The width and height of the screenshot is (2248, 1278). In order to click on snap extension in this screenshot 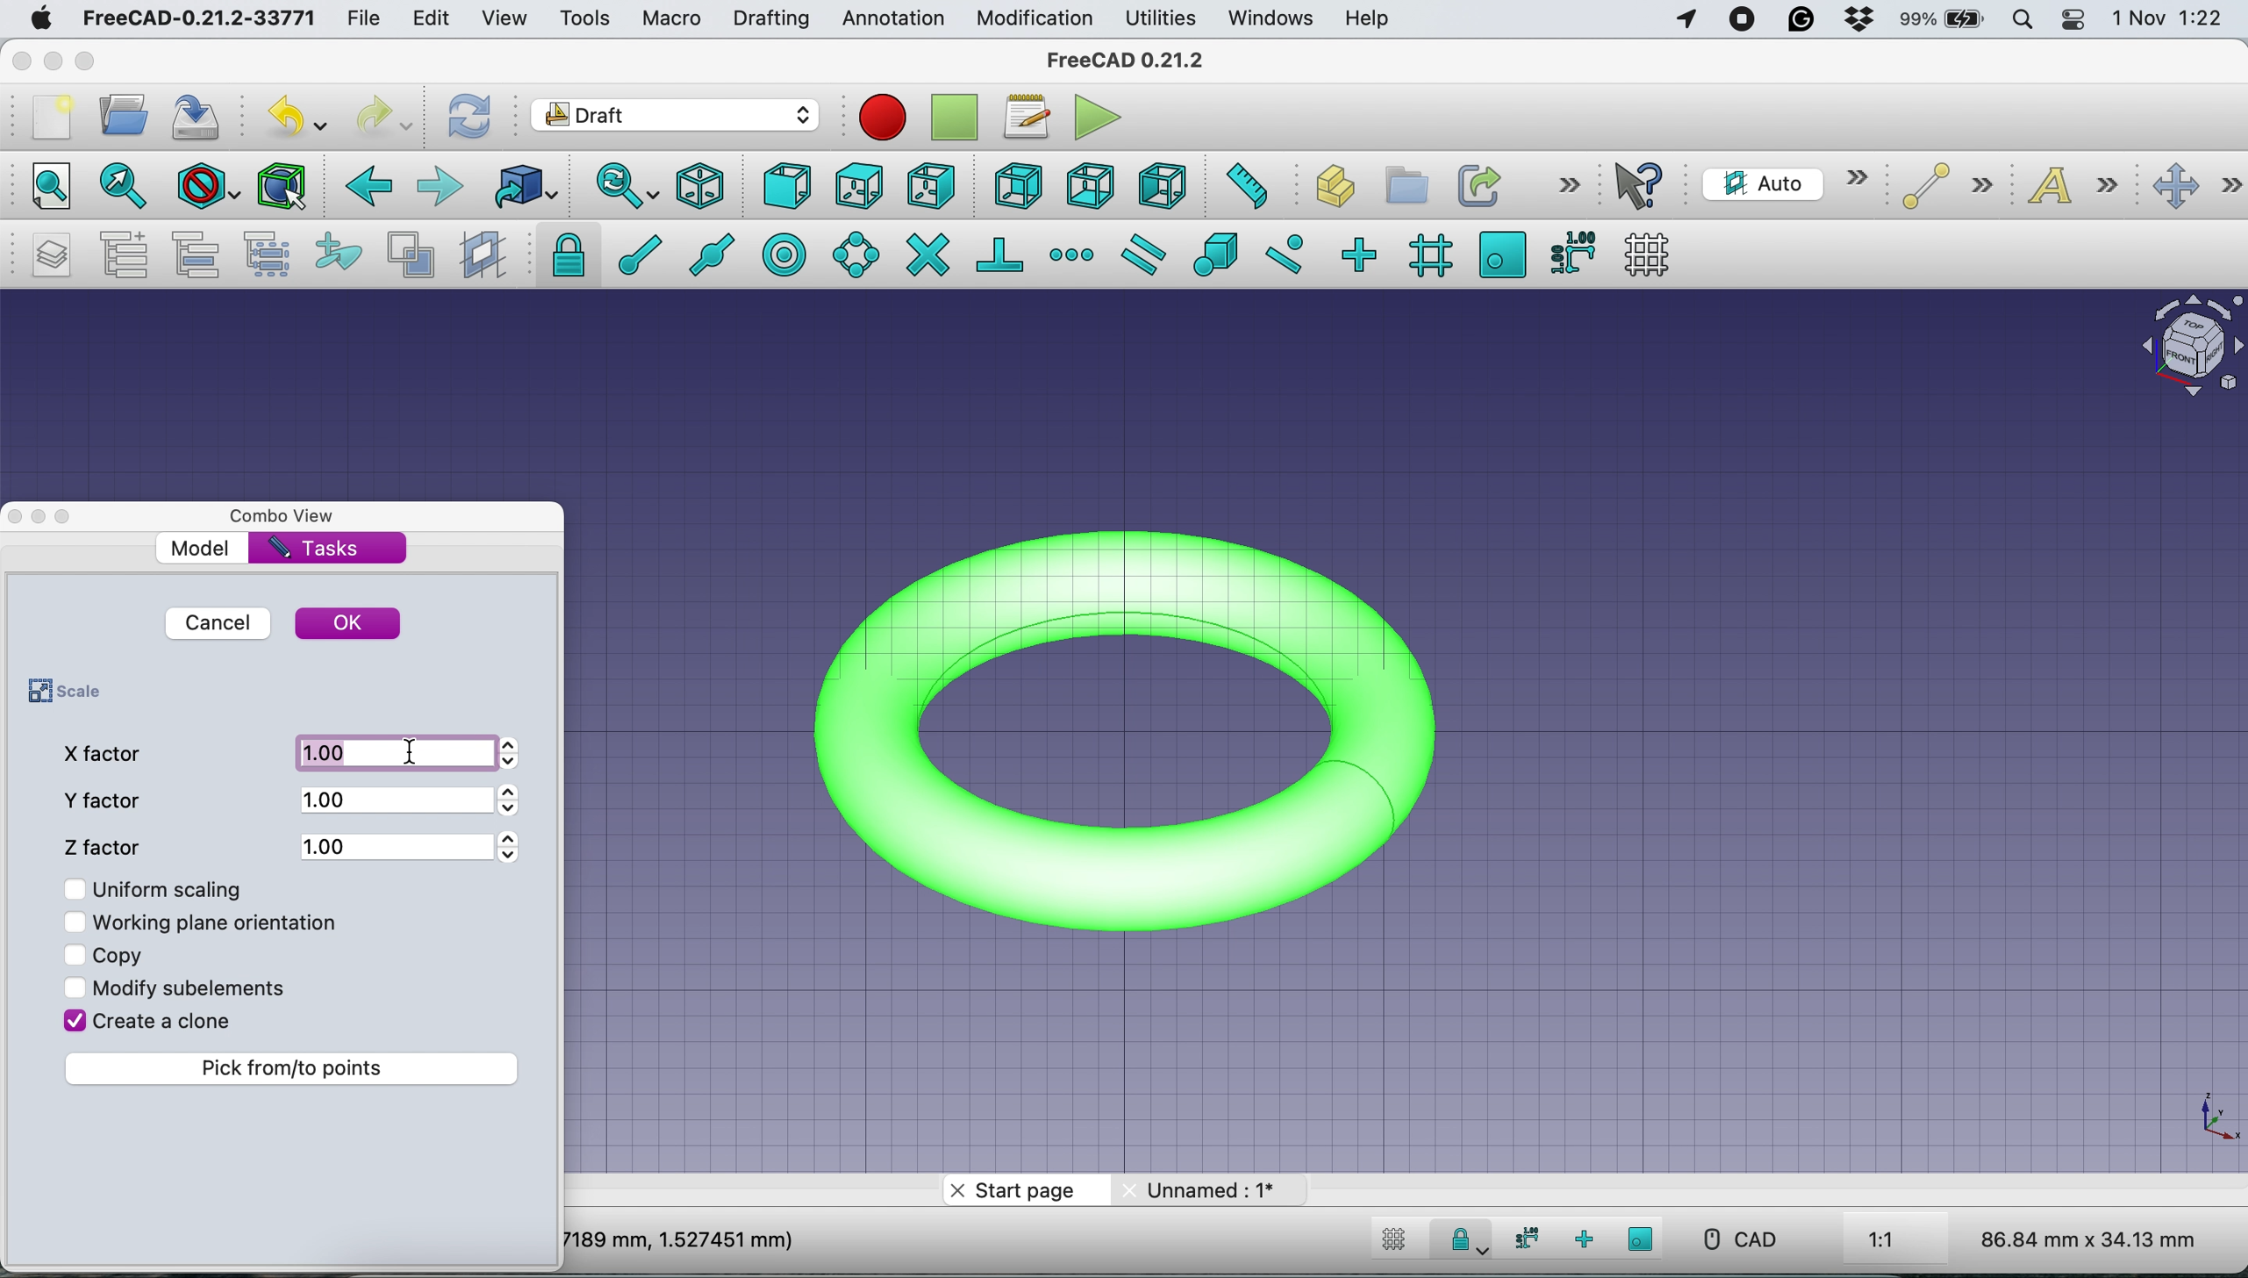, I will do `click(1072, 253)`.